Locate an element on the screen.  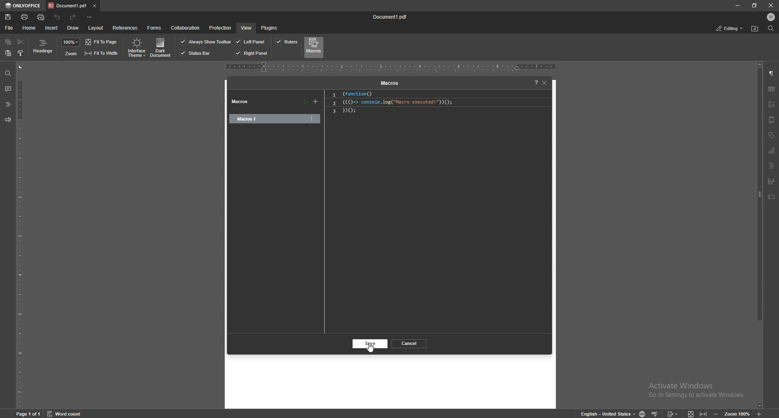
zoom is located at coordinates (738, 414).